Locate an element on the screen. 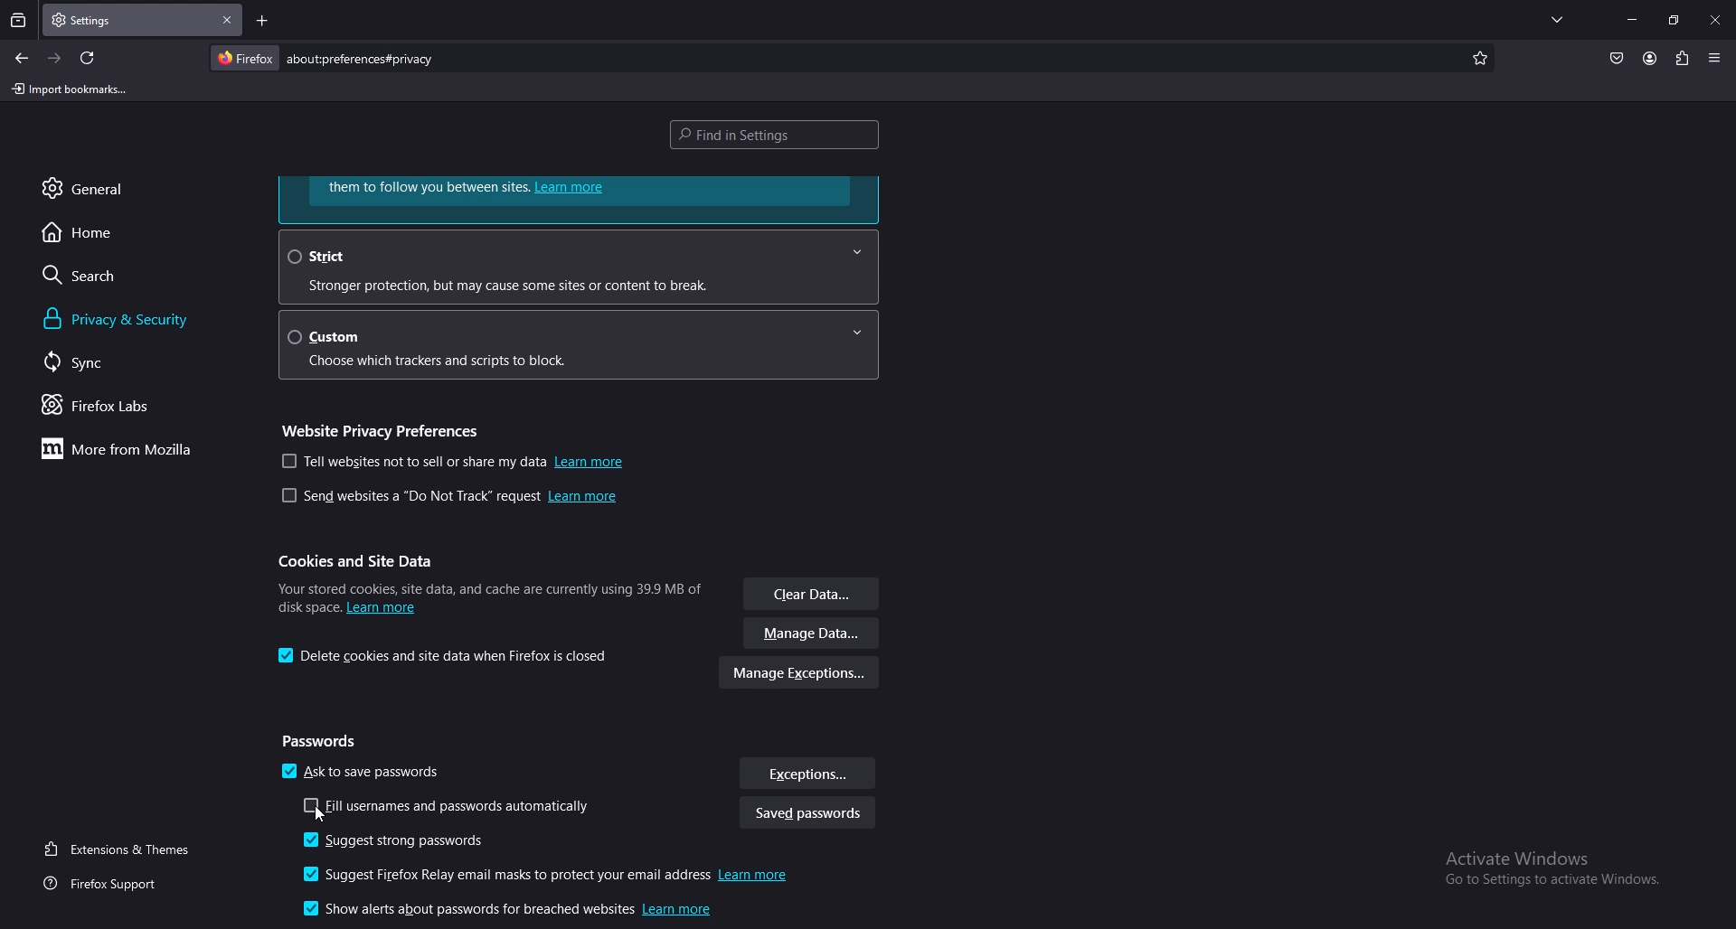 This screenshot has width=1736, height=929. delete cookies is located at coordinates (448, 656).